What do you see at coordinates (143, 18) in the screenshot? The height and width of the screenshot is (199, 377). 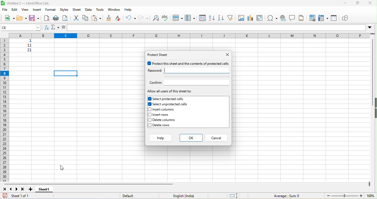 I see `redo` at bounding box center [143, 18].